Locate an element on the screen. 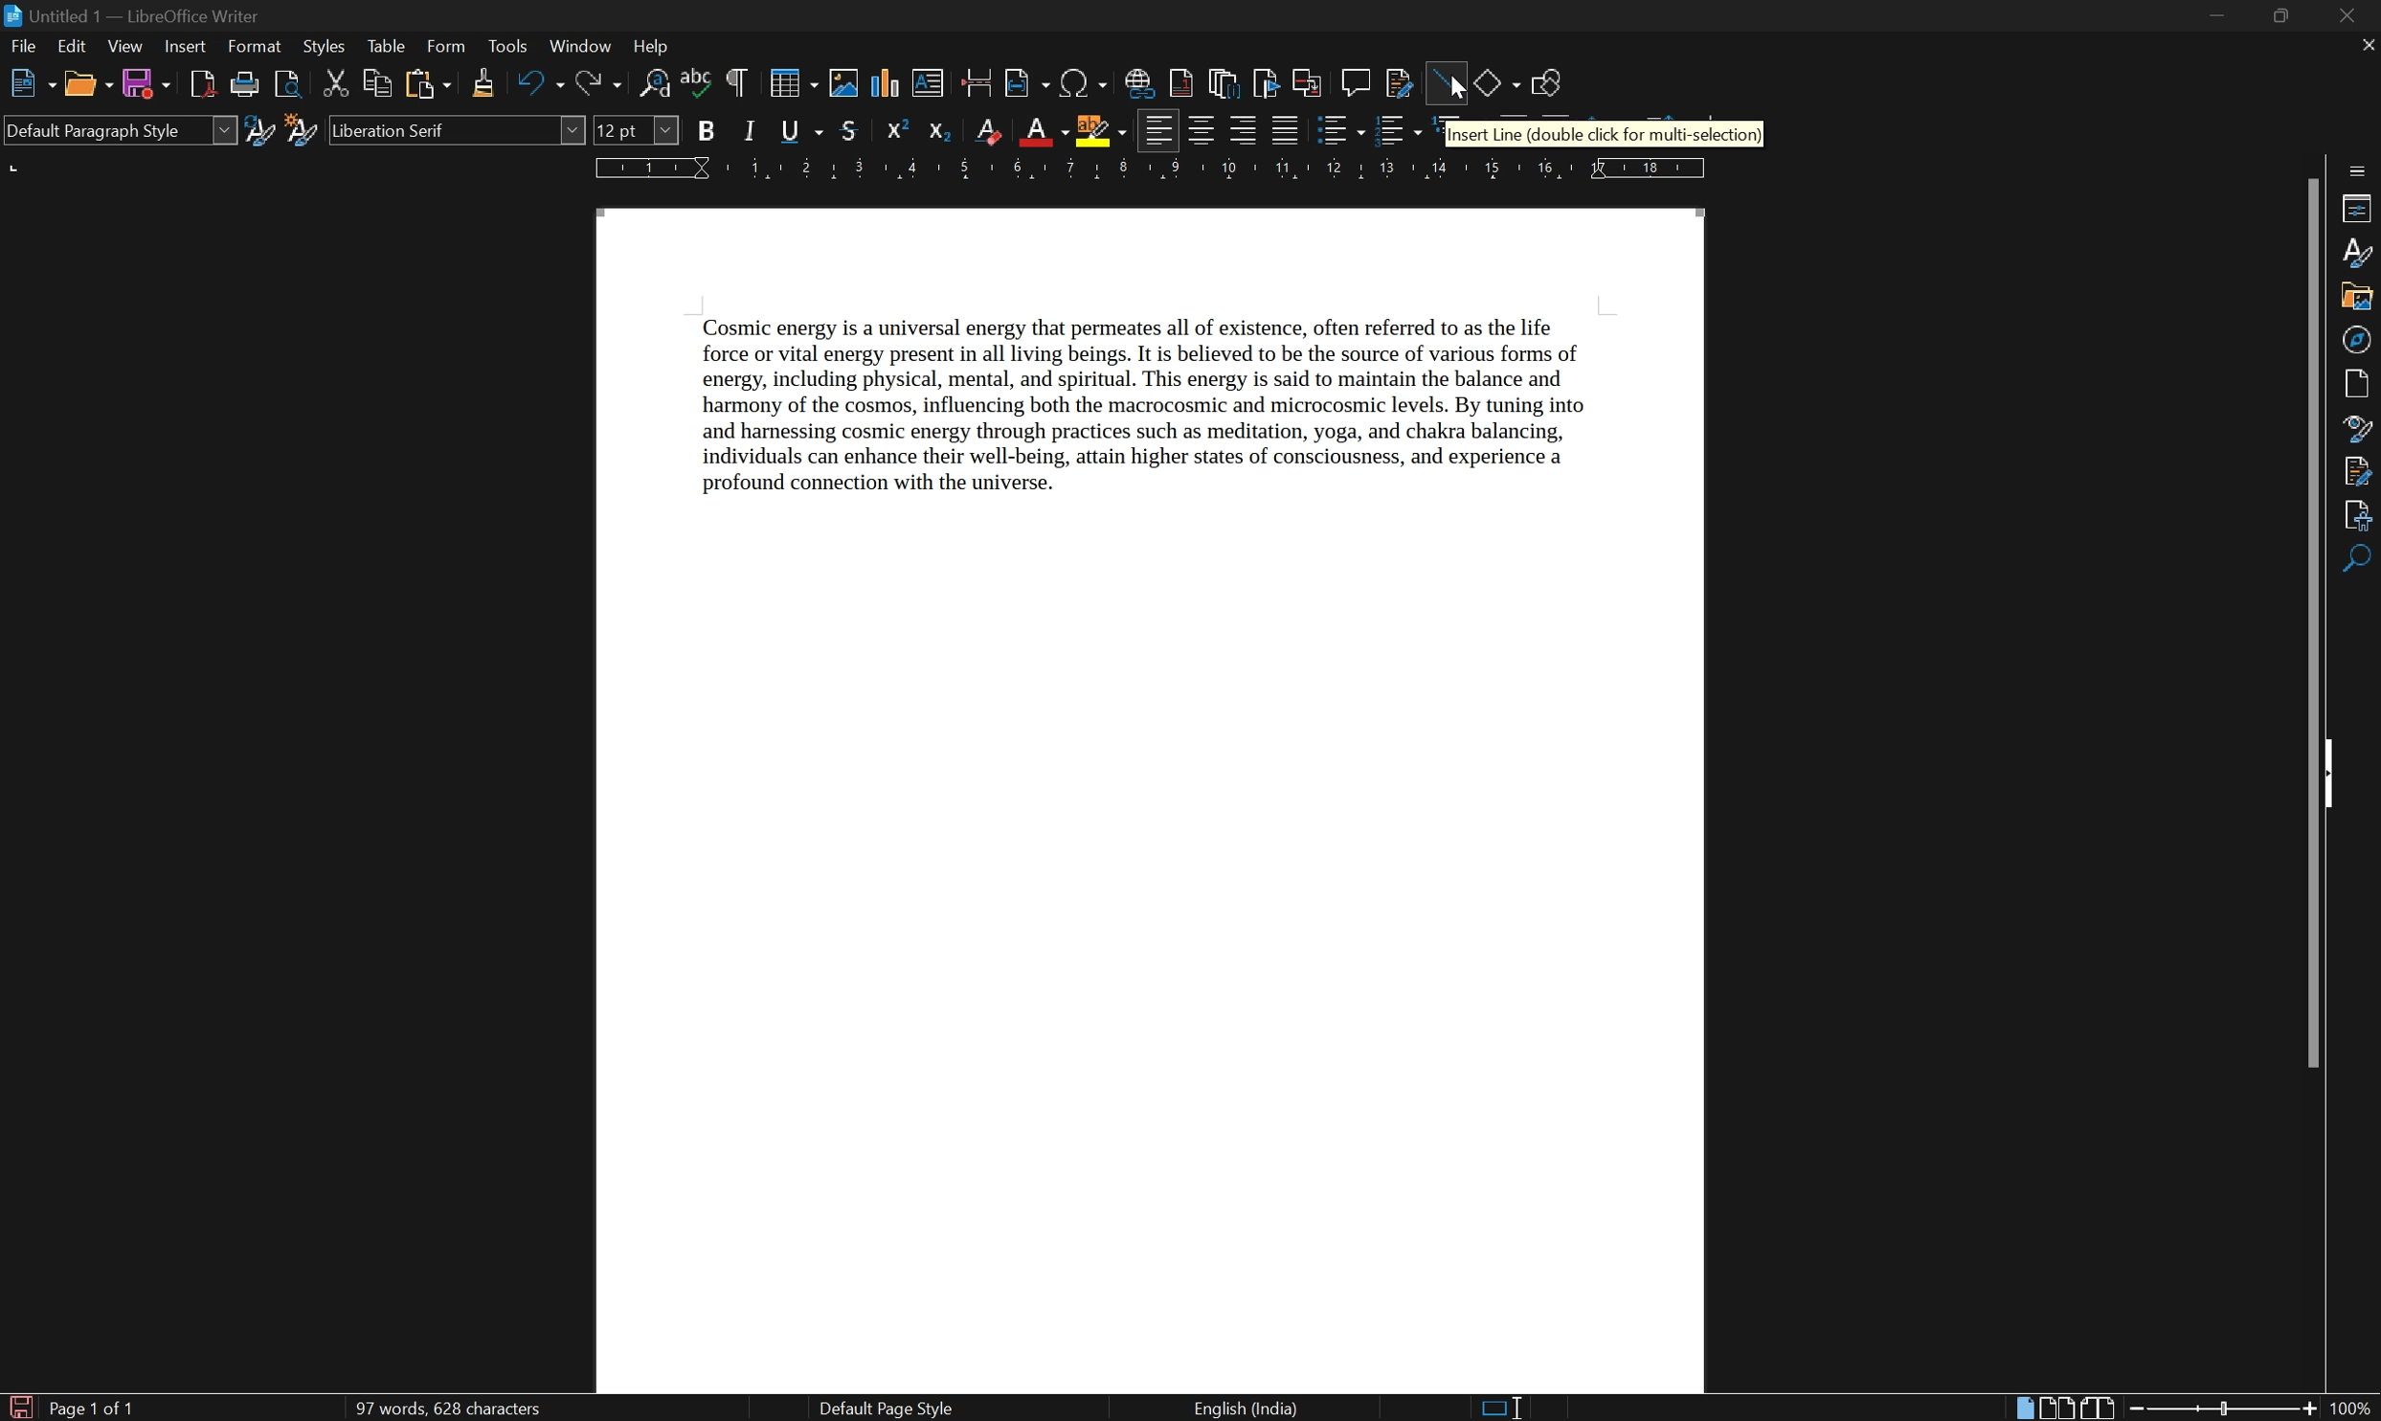  paste is located at coordinates (425, 84).